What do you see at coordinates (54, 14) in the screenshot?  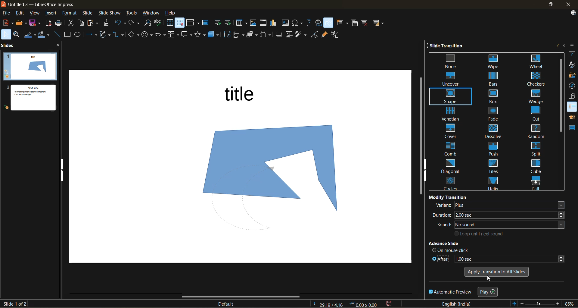 I see `insert` at bounding box center [54, 14].